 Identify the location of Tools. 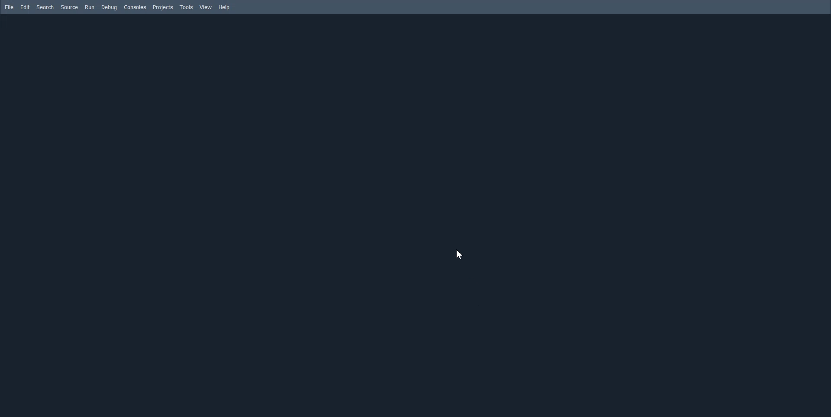
(187, 7).